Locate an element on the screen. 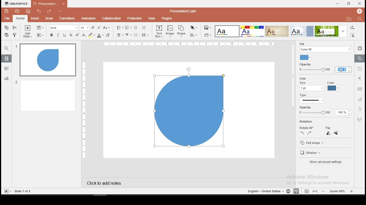  profile is located at coordinates (359, 11).